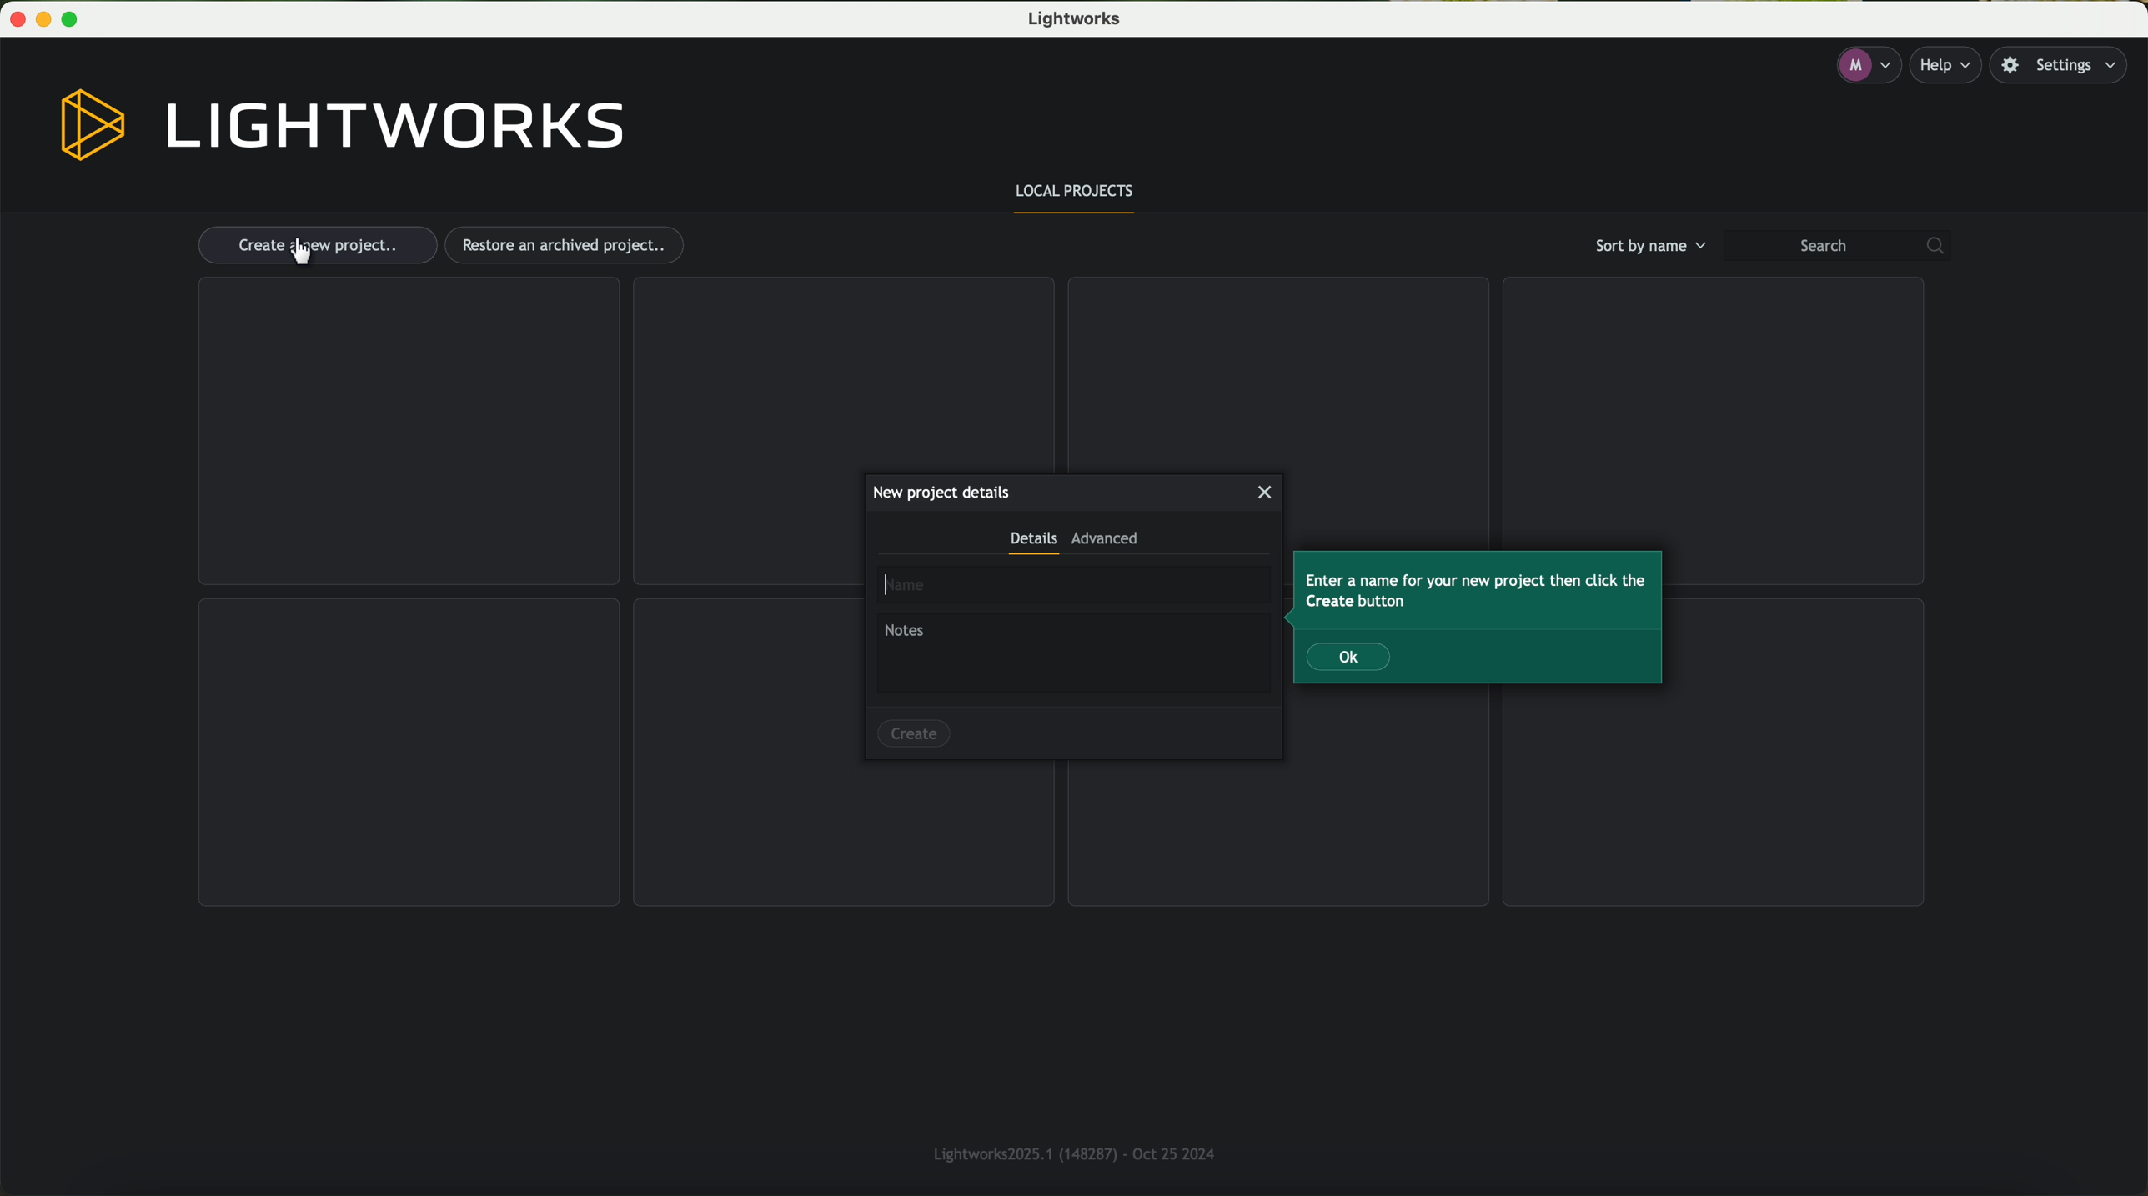 The width and height of the screenshot is (2148, 1196). What do you see at coordinates (1282, 830) in the screenshot?
I see `grid` at bounding box center [1282, 830].